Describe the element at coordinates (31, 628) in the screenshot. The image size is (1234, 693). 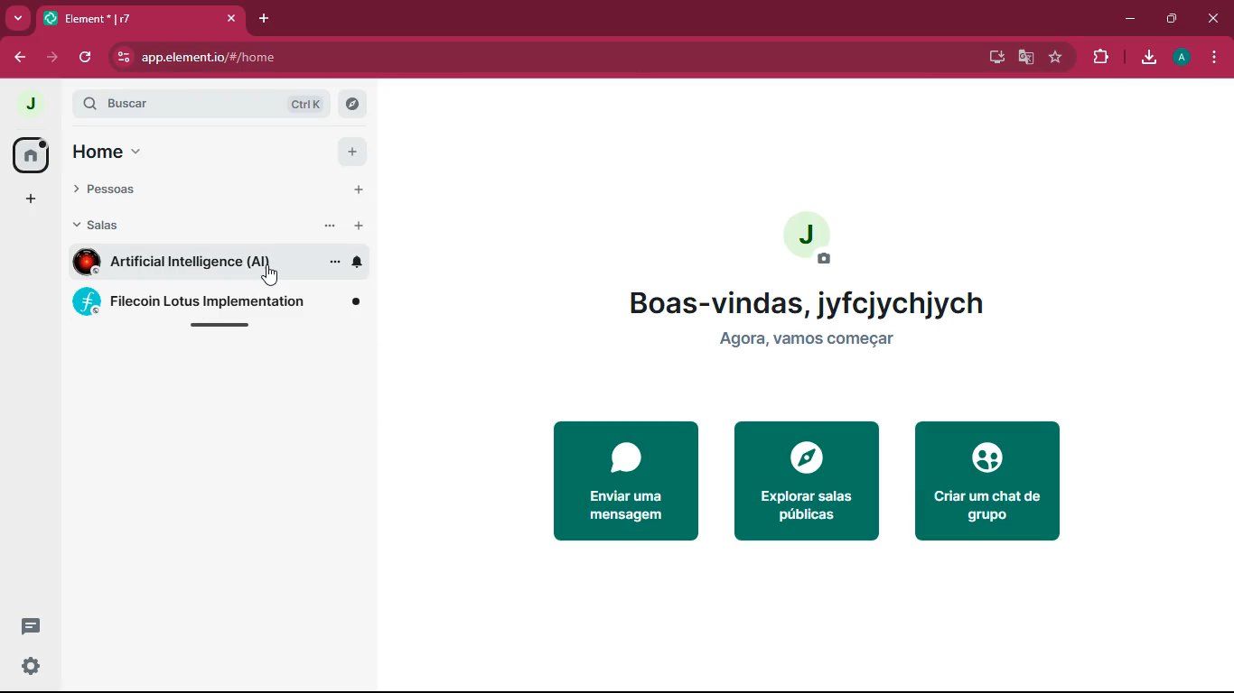
I see `new message` at that location.